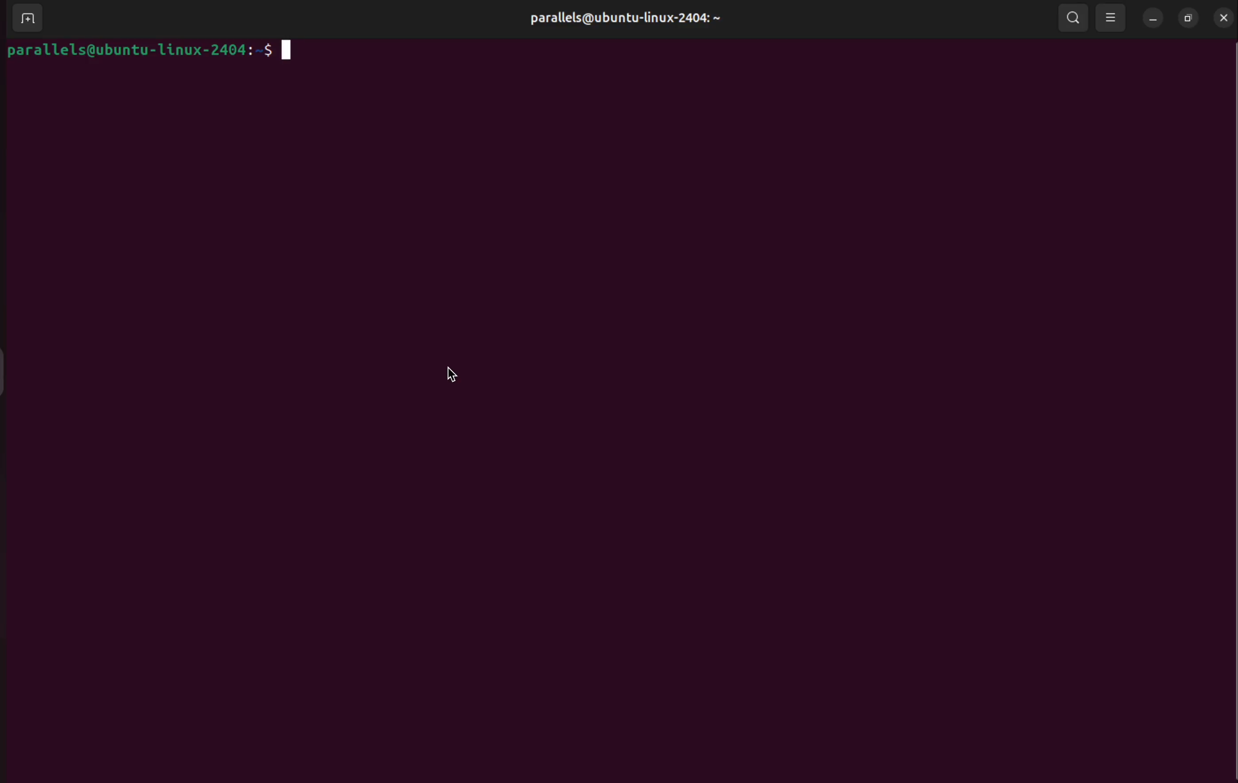  What do you see at coordinates (609, 25) in the screenshot?
I see `parallels@ubuntu-linux-2404: ~` at bounding box center [609, 25].